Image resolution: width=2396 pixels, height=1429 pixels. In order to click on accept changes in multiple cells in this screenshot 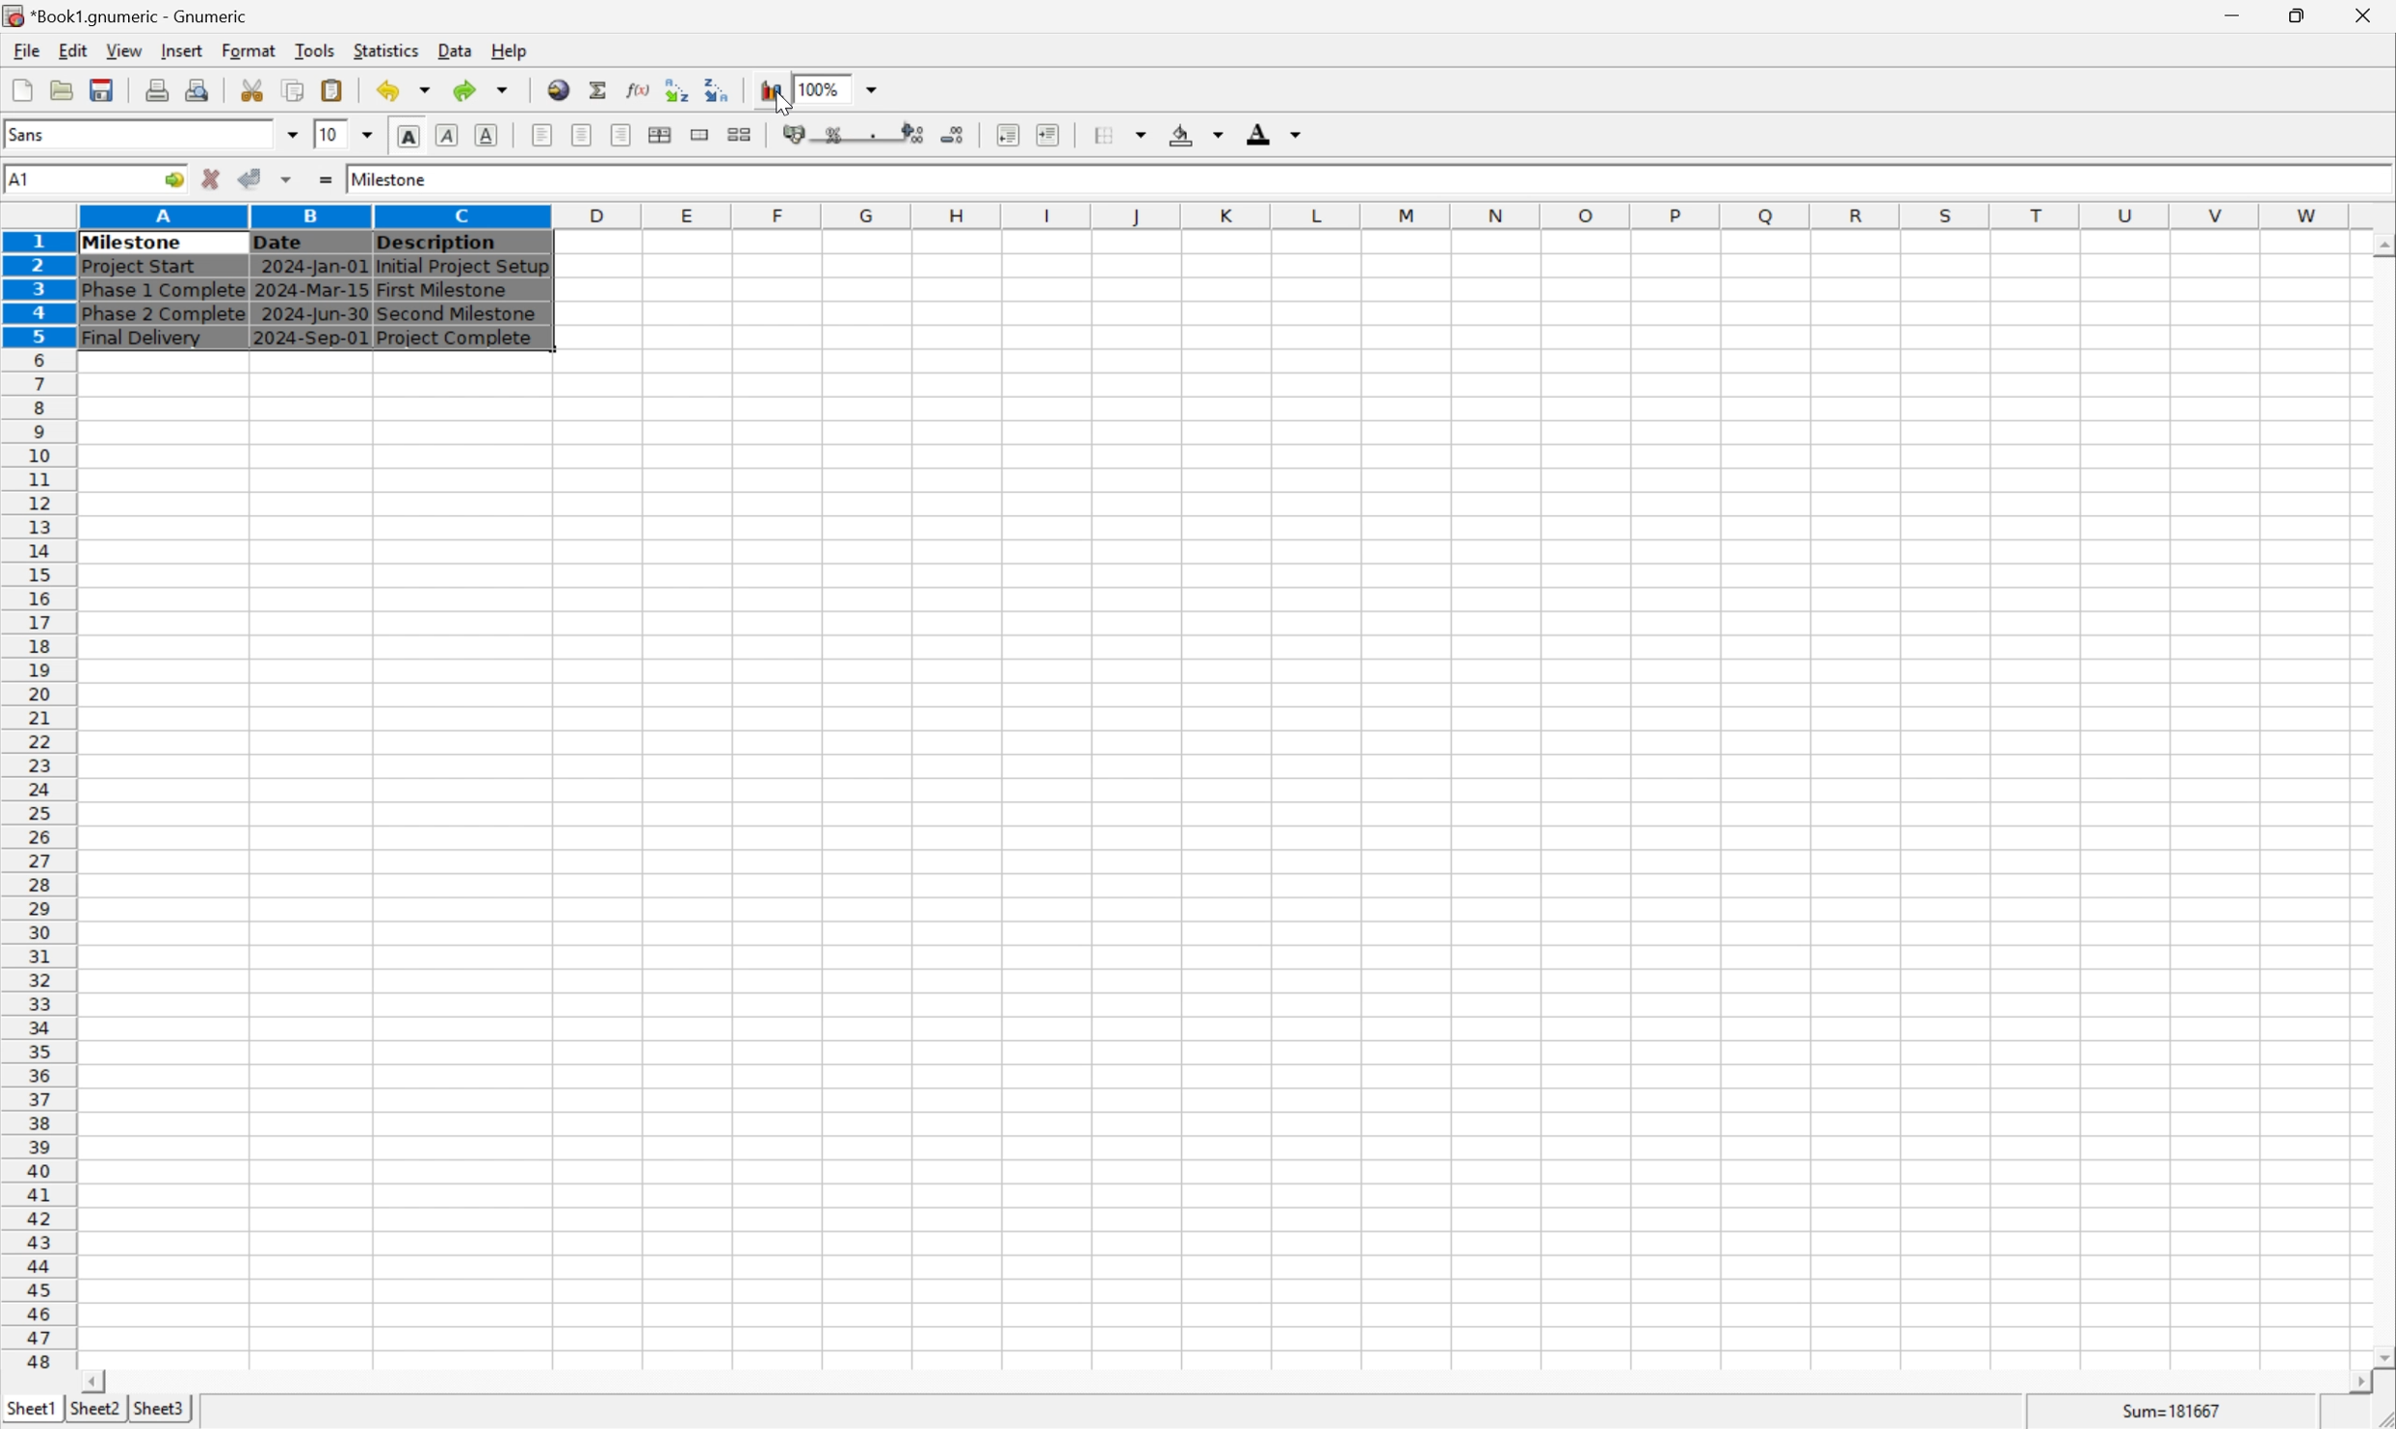, I will do `click(289, 183)`.